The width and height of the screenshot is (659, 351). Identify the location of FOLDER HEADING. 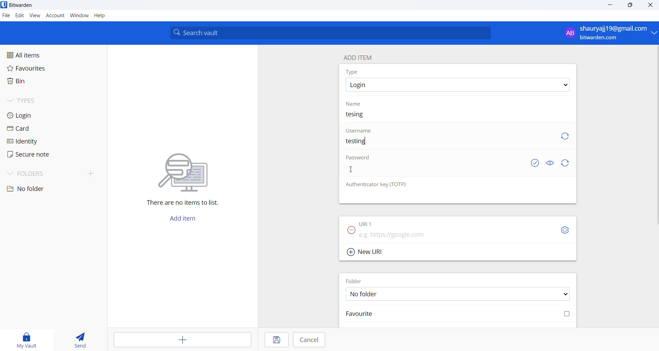
(357, 280).